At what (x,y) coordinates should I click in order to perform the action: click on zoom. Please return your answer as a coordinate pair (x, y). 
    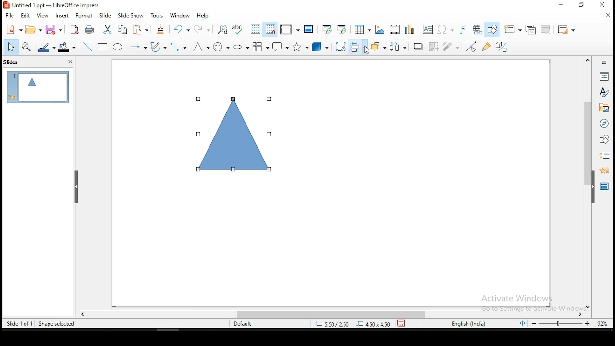
    Looking at the image, I should click on (570, 324).